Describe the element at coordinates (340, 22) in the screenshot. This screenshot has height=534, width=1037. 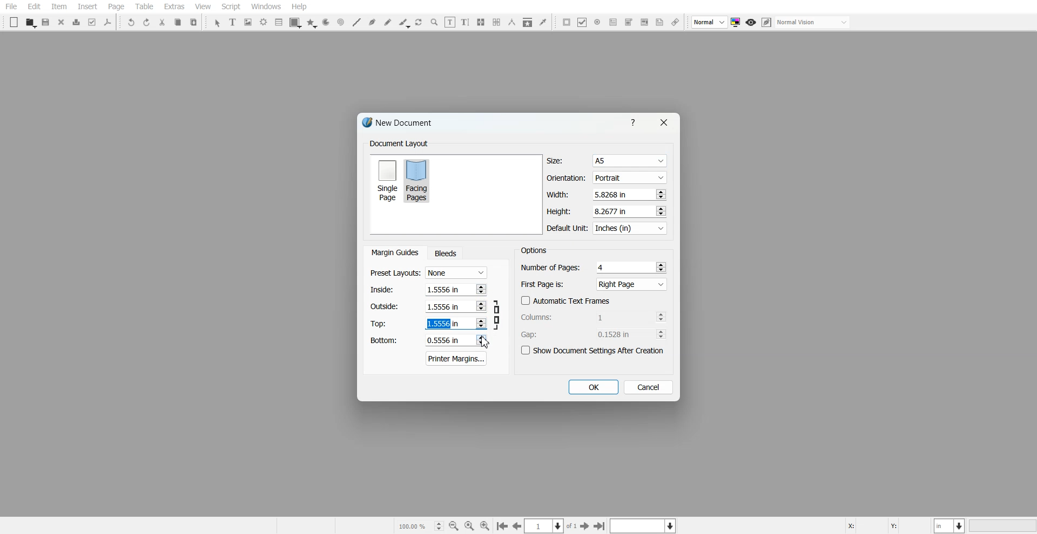
I see `Spiral` at that location.